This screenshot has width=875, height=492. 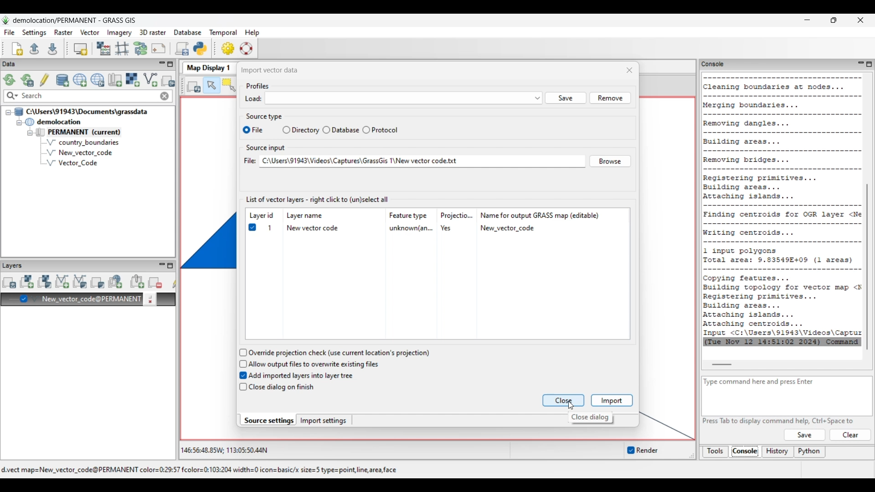 I want to click on Type in map for quick search, so click(x=89, y=96).